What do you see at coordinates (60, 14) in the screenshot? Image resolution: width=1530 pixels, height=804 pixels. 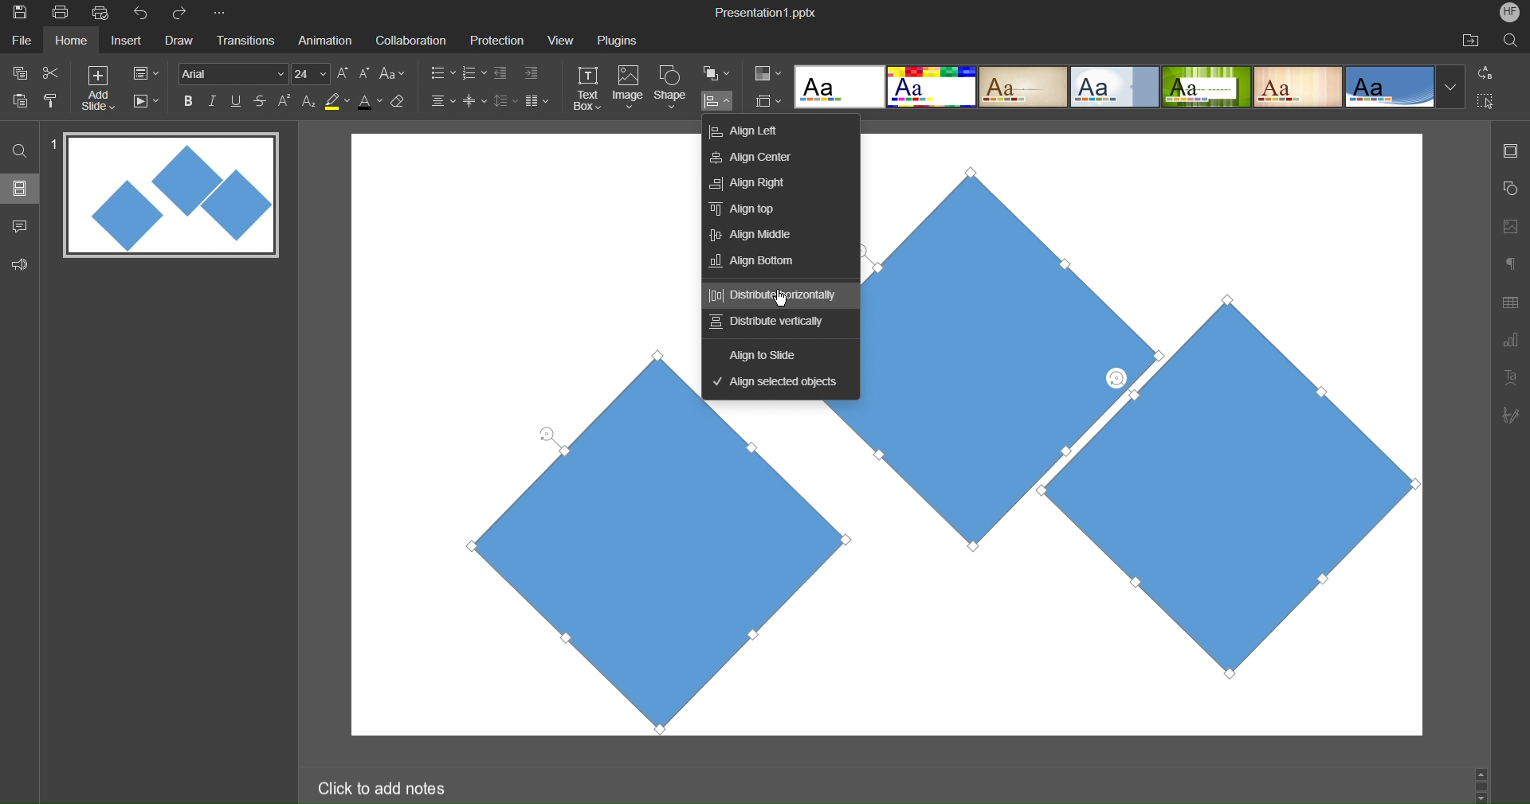 I see `Print` at bounding box center [60, 14].